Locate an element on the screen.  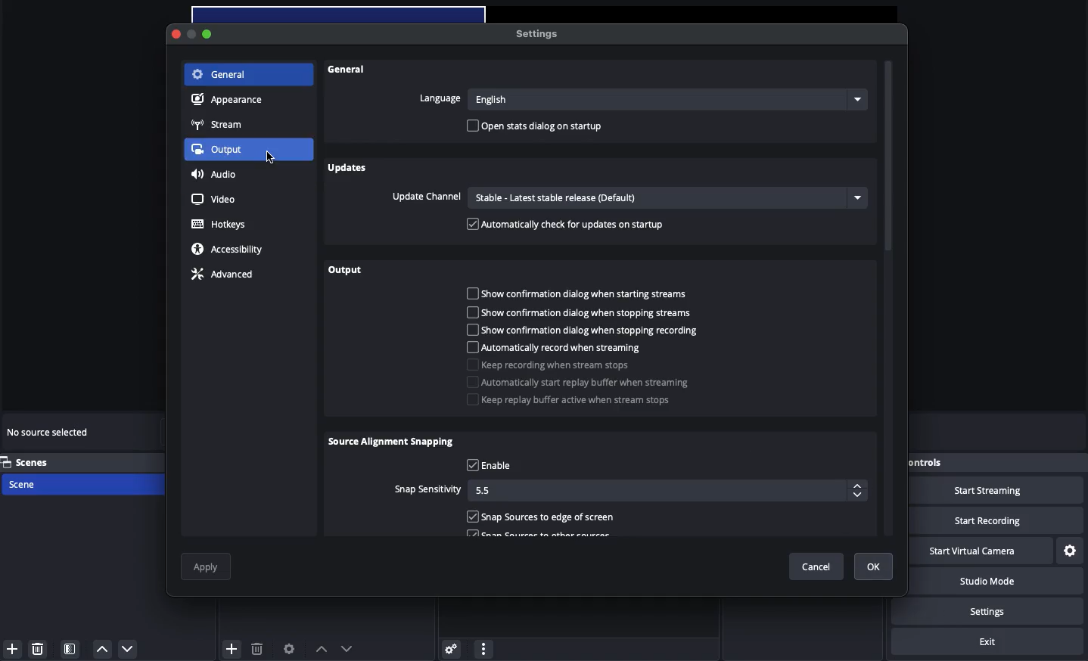
Show confirmation dialog when stopping is located at coordinates (587, 330).